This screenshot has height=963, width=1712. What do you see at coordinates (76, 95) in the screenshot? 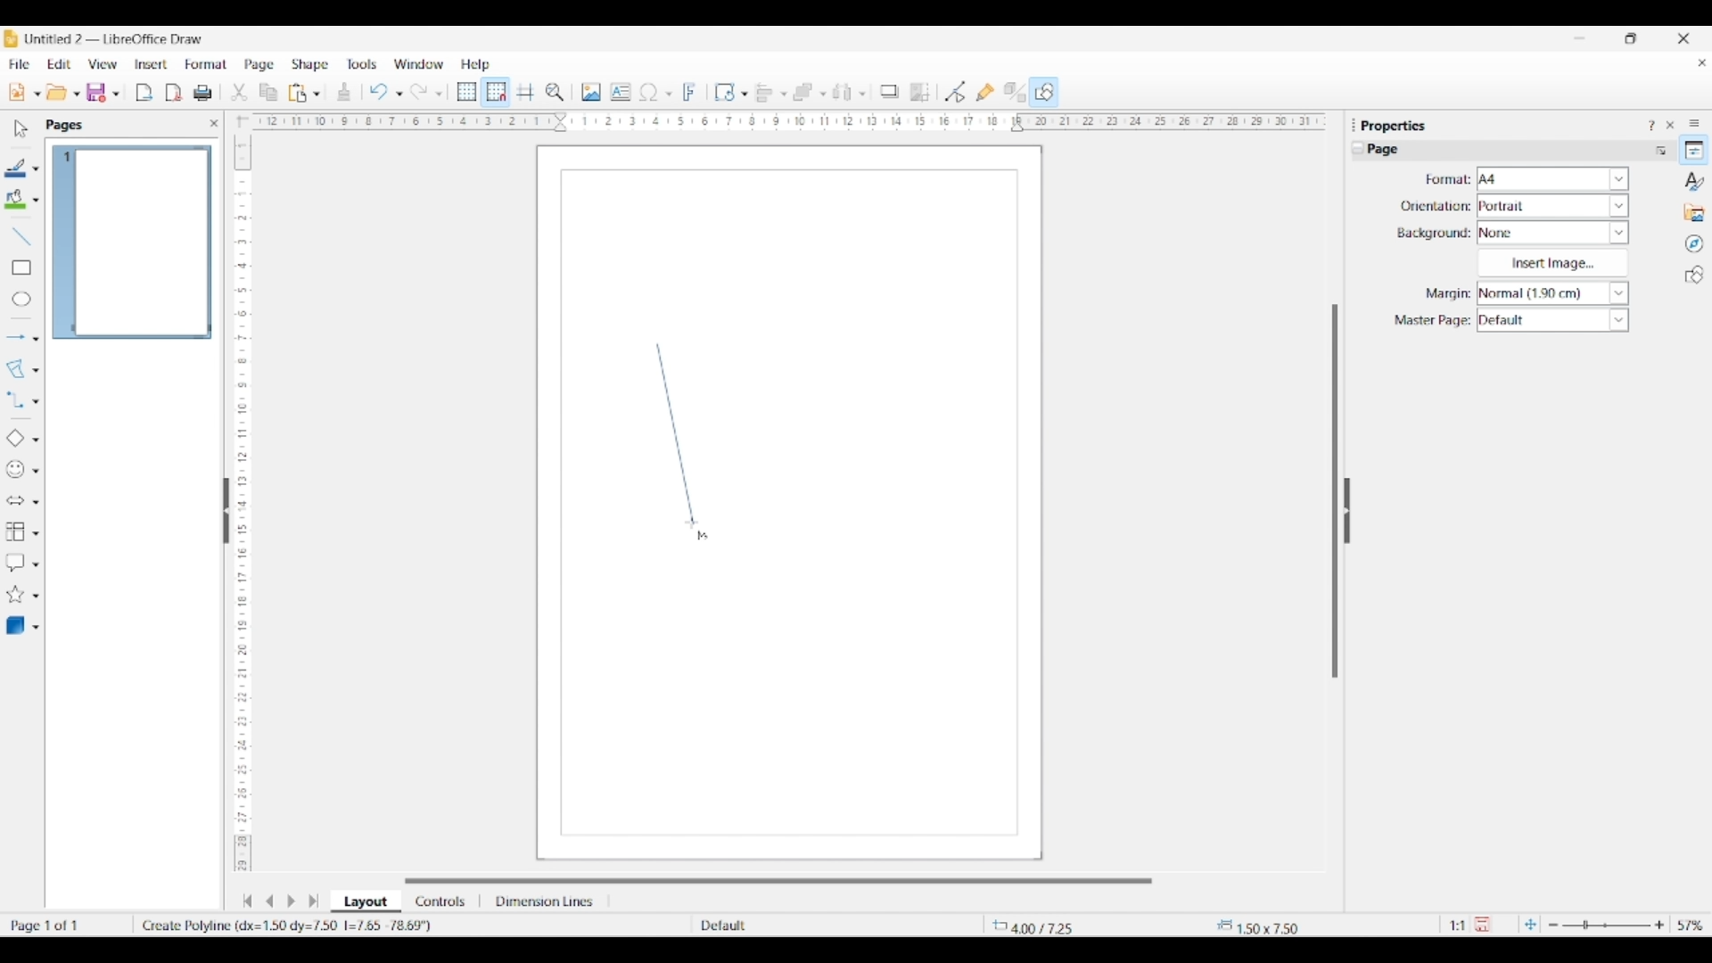
I see `Open document options` at bounding box center [76, 95].